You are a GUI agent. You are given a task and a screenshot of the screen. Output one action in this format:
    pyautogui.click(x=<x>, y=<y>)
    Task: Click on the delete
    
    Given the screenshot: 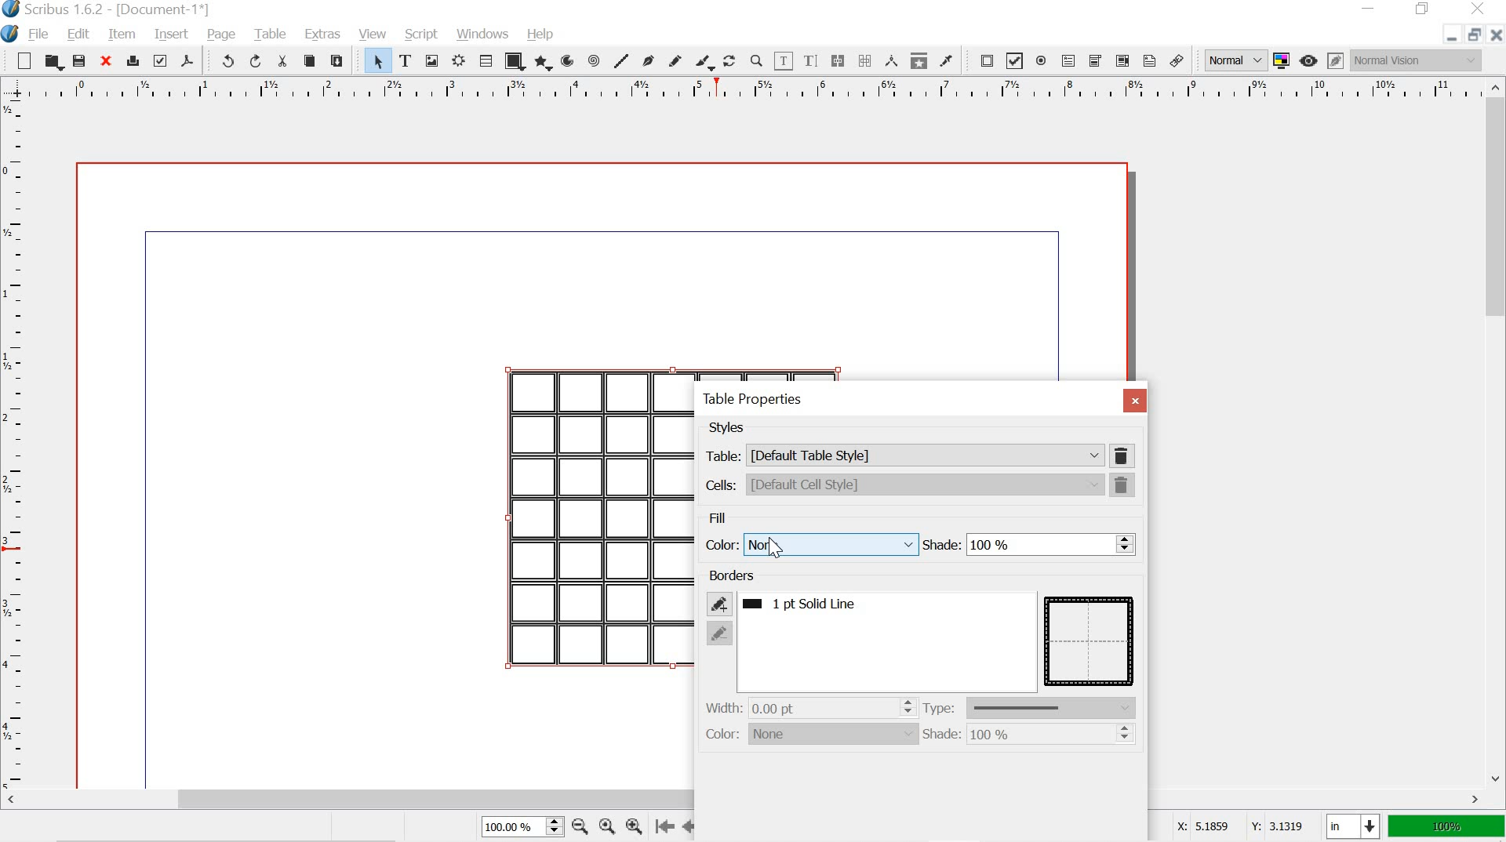 What is the action you would take?
    pyautogui.click(x=1125, y=455)
    